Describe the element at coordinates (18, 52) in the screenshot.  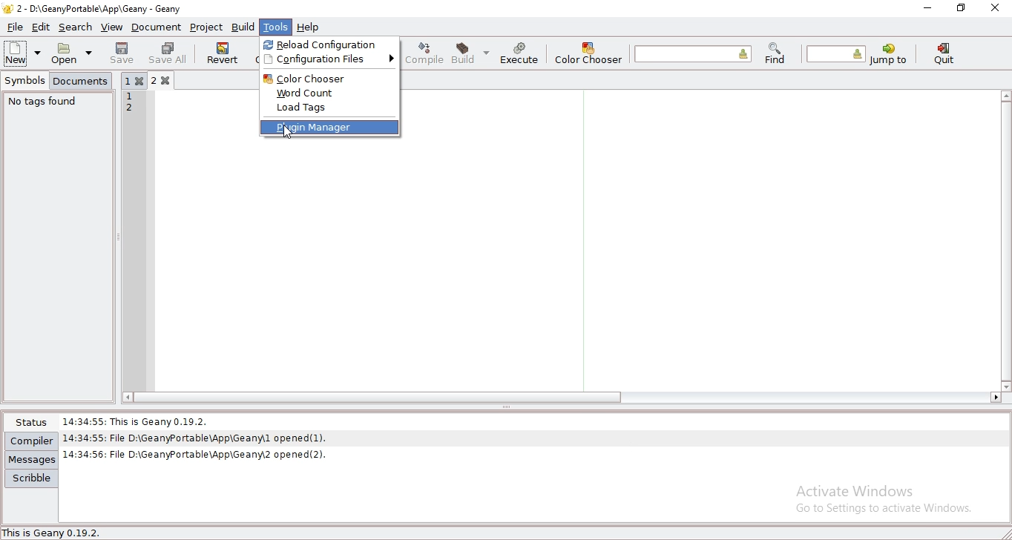
I see `new` at that location.